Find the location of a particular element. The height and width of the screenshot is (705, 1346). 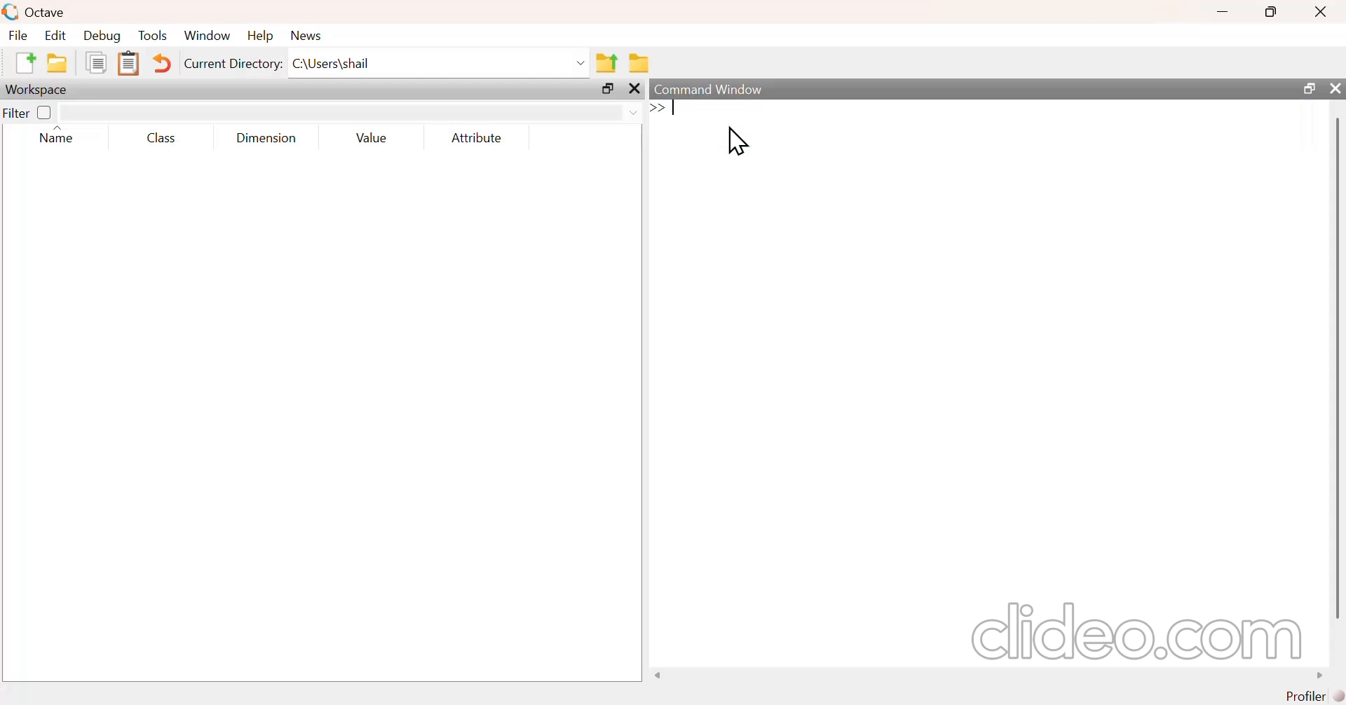

tools is located at coordinates (149, 36).